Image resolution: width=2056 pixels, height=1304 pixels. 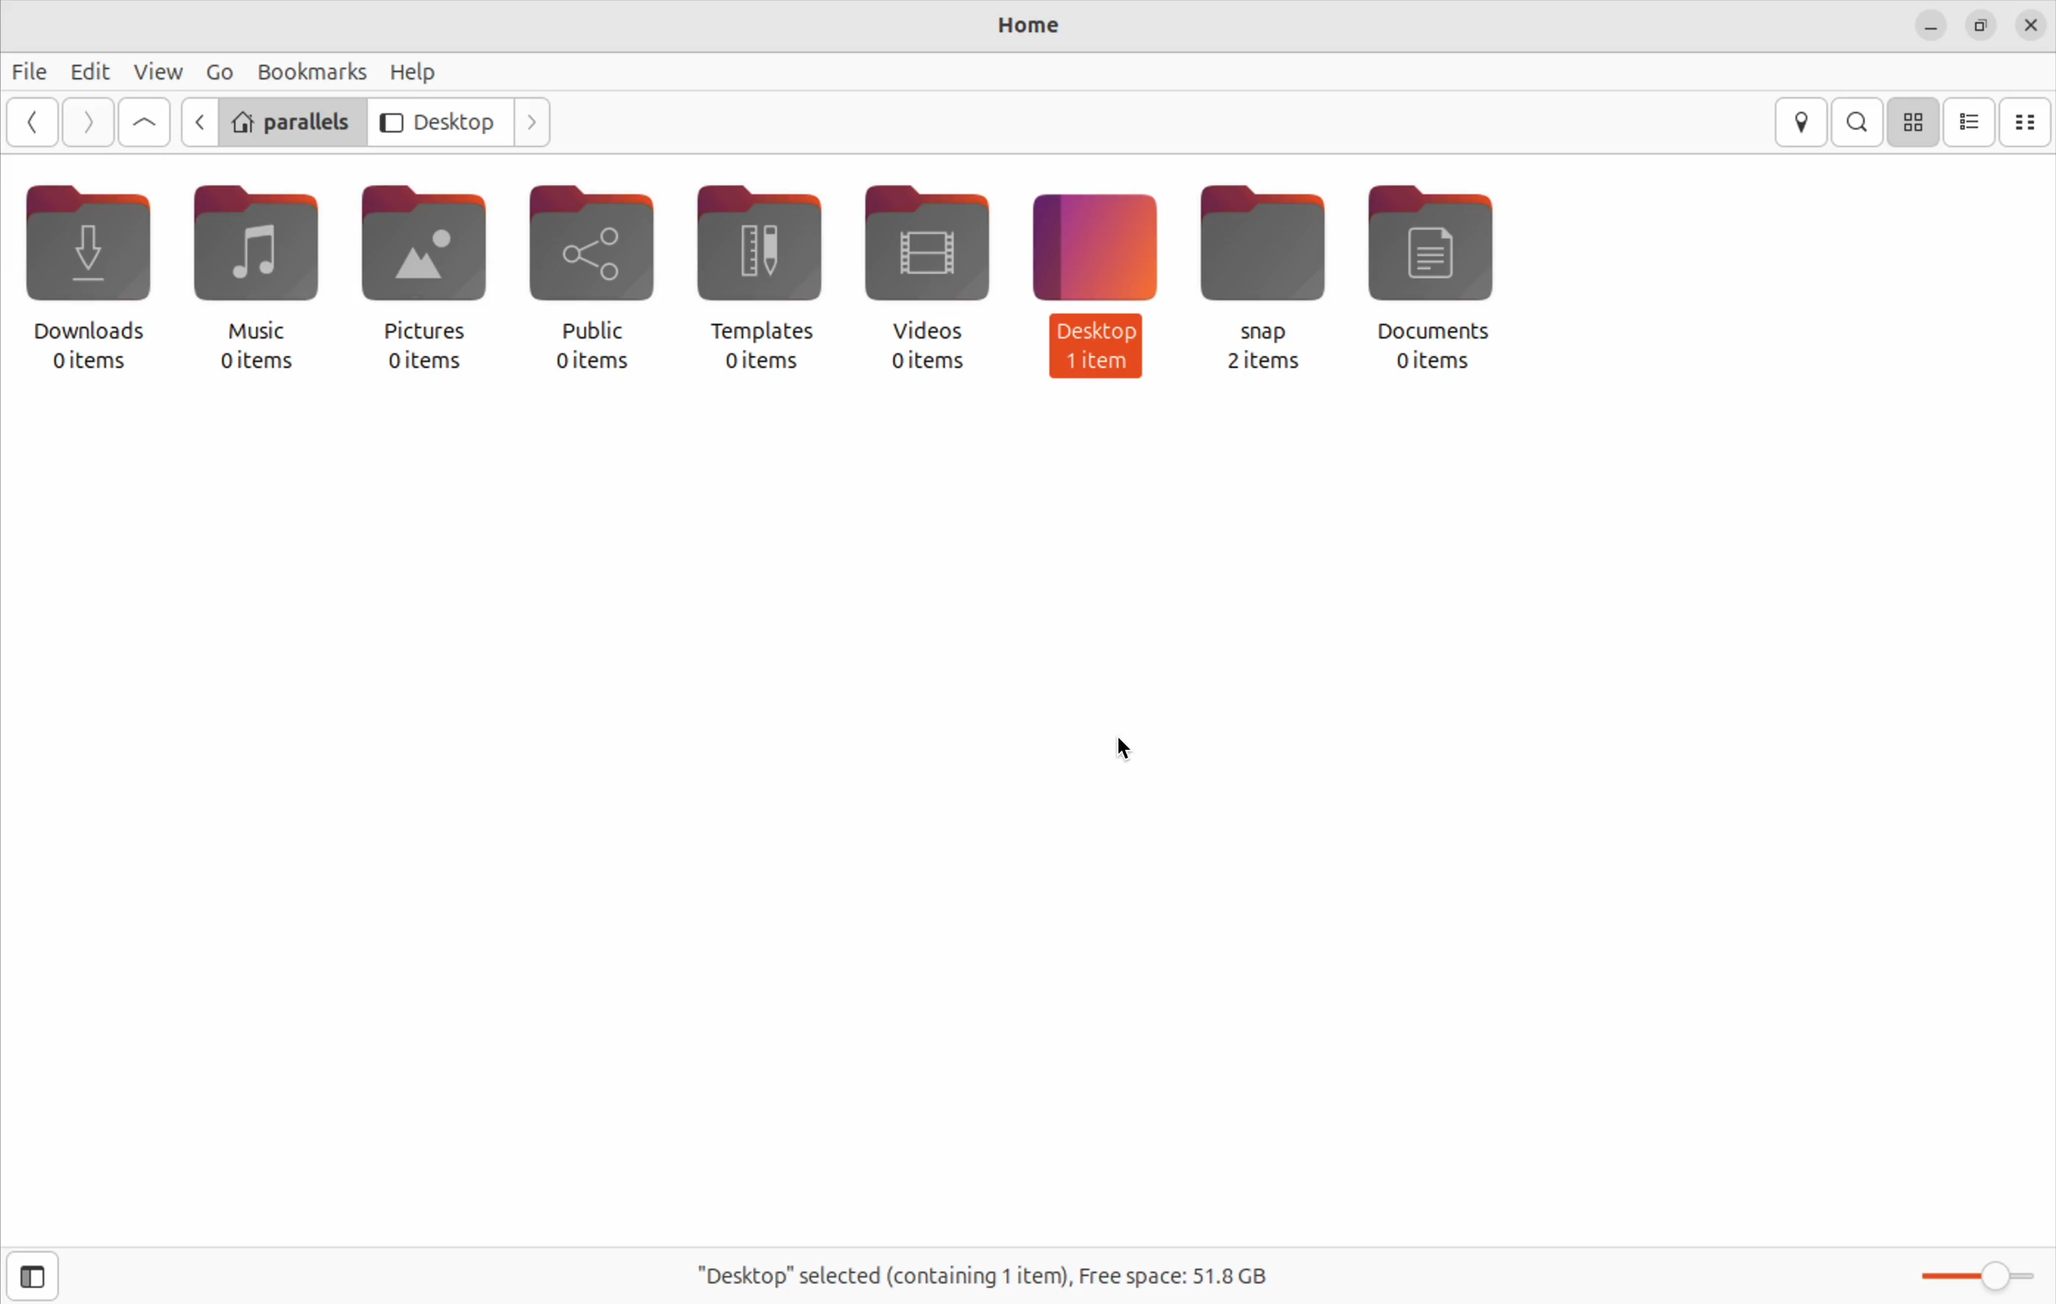 I want to click on desktop 1 item, so click(x=1094, y=284).